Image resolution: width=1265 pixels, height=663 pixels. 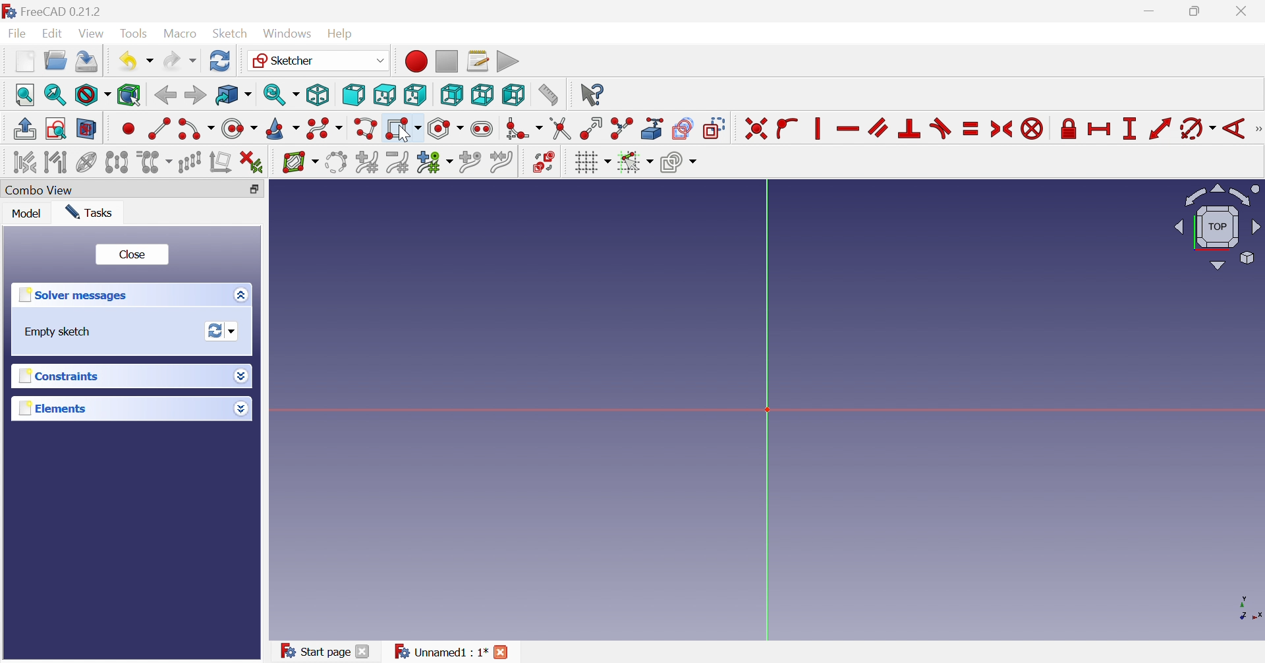 What do you see at coordinates (133, 256) in the screenshot?
I see `Close` at bounding box center [133, 256].